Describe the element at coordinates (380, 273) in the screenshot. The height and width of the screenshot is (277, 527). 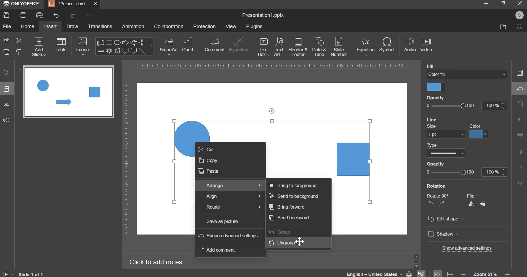
I see `language` at that location.